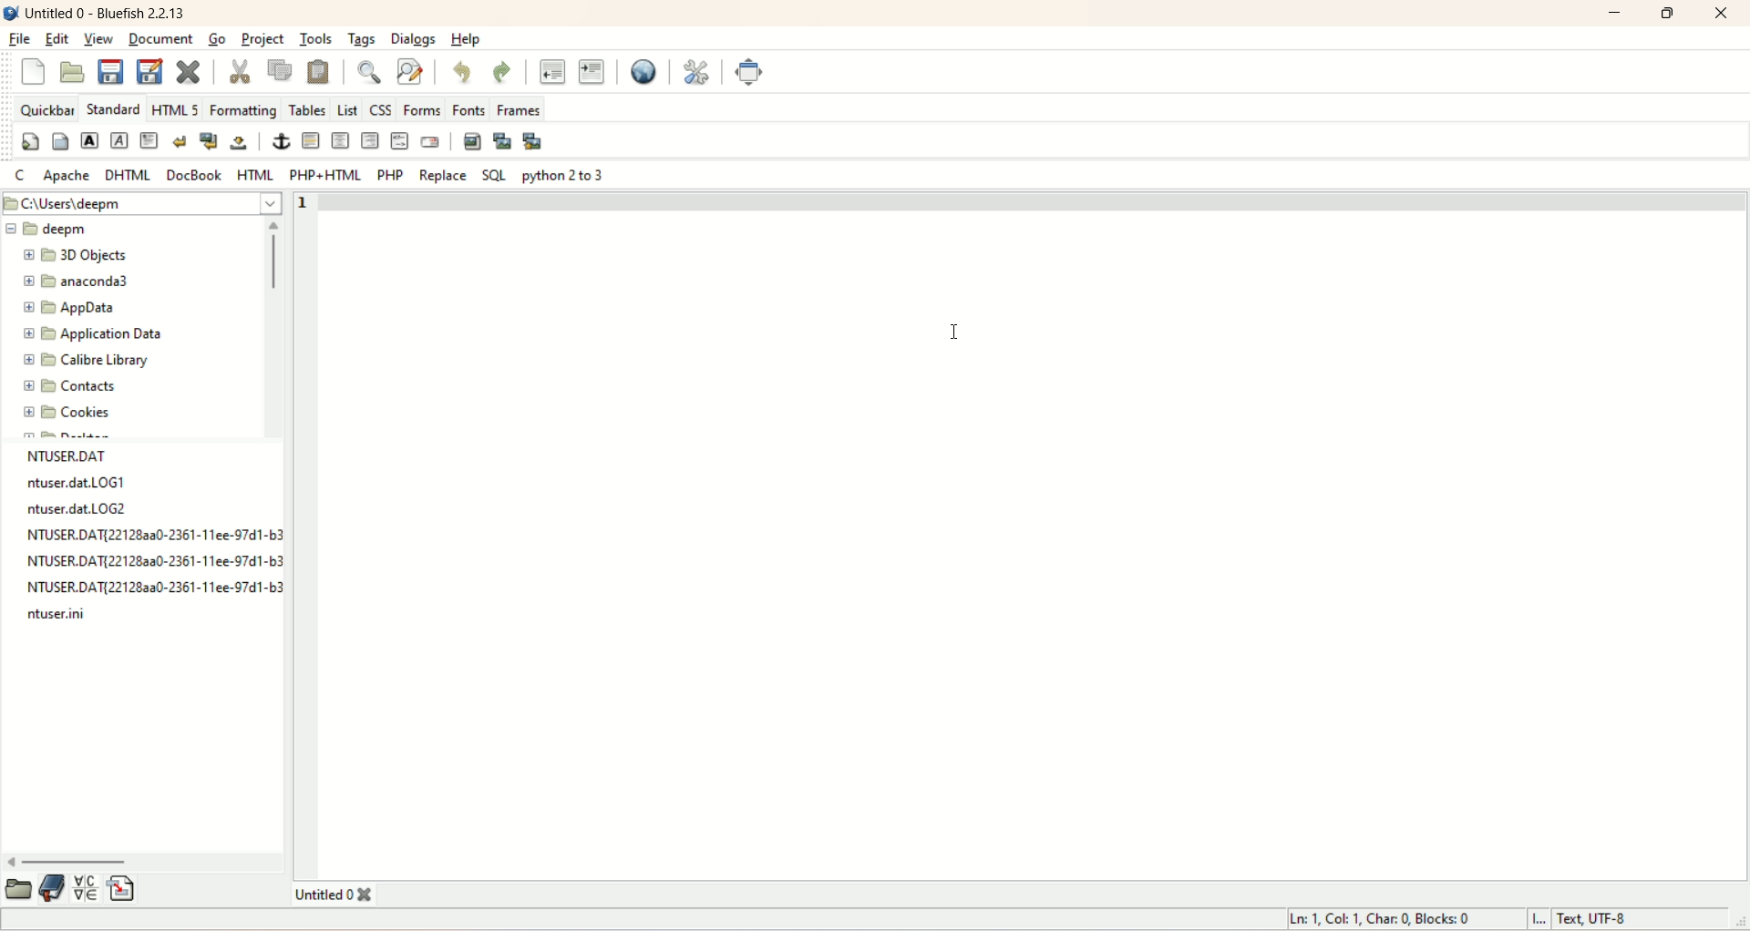 This screenshot has height=931, width=1750. Describe the element at coordinates (147, 563) in the screenshot. I see `file` at that location.